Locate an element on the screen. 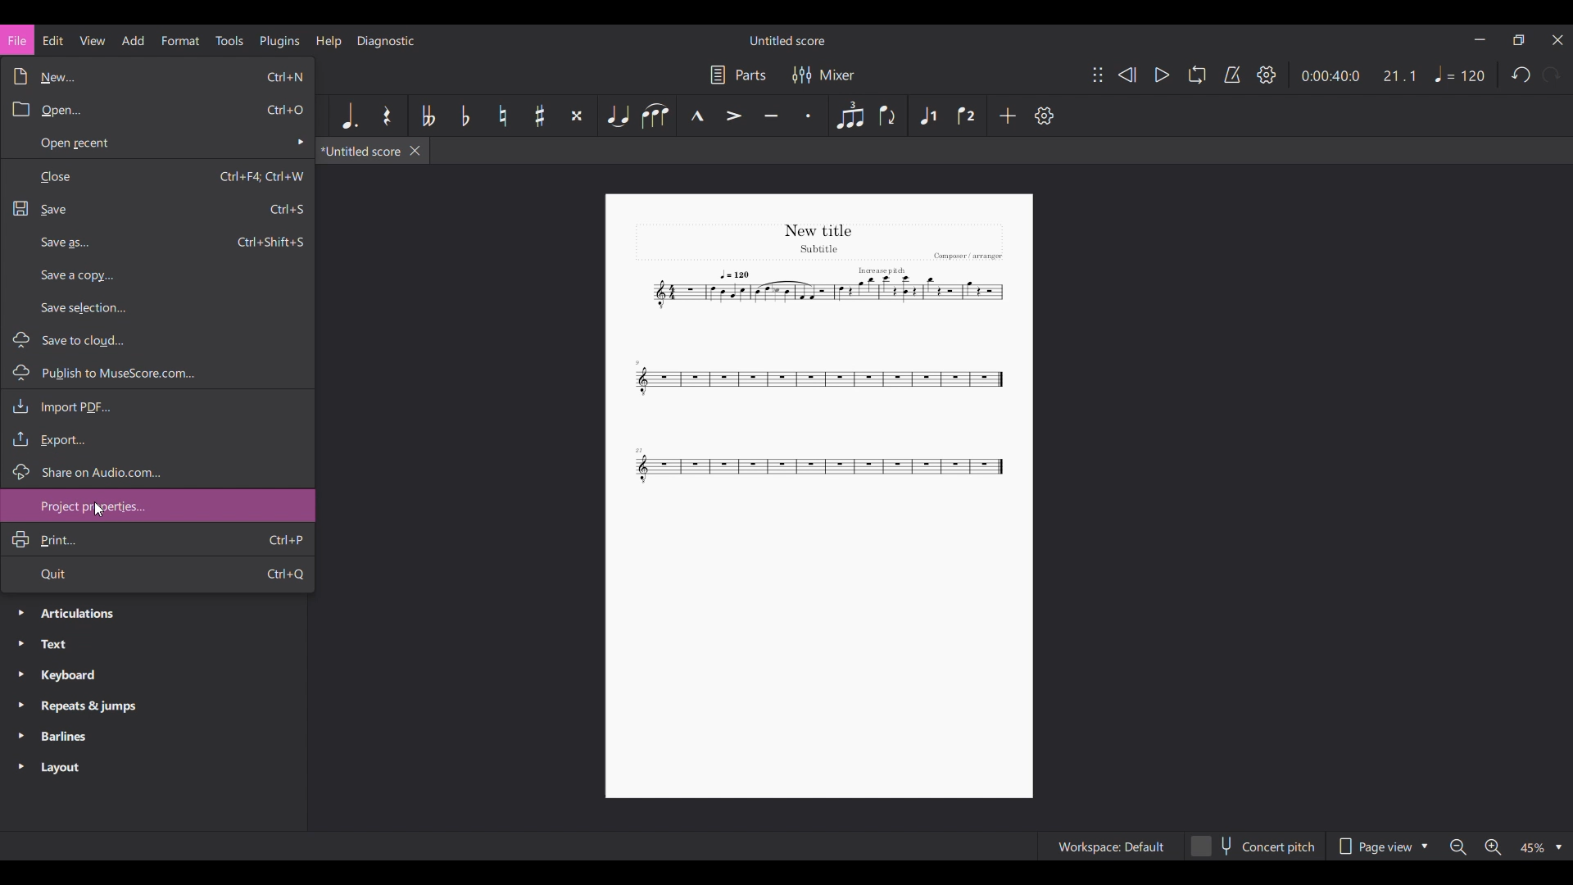 The height and width of the screenshot is (885, 1573). Share on Audio.com... is located at coordinates (158, 470).